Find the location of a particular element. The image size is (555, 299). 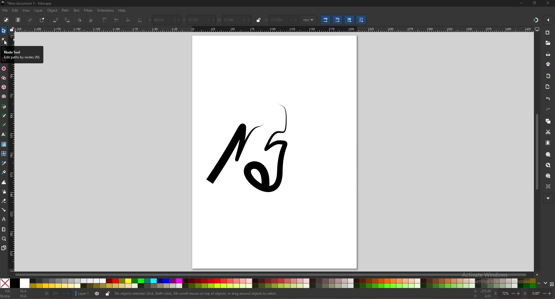

info is located at coordinates (197, 293).